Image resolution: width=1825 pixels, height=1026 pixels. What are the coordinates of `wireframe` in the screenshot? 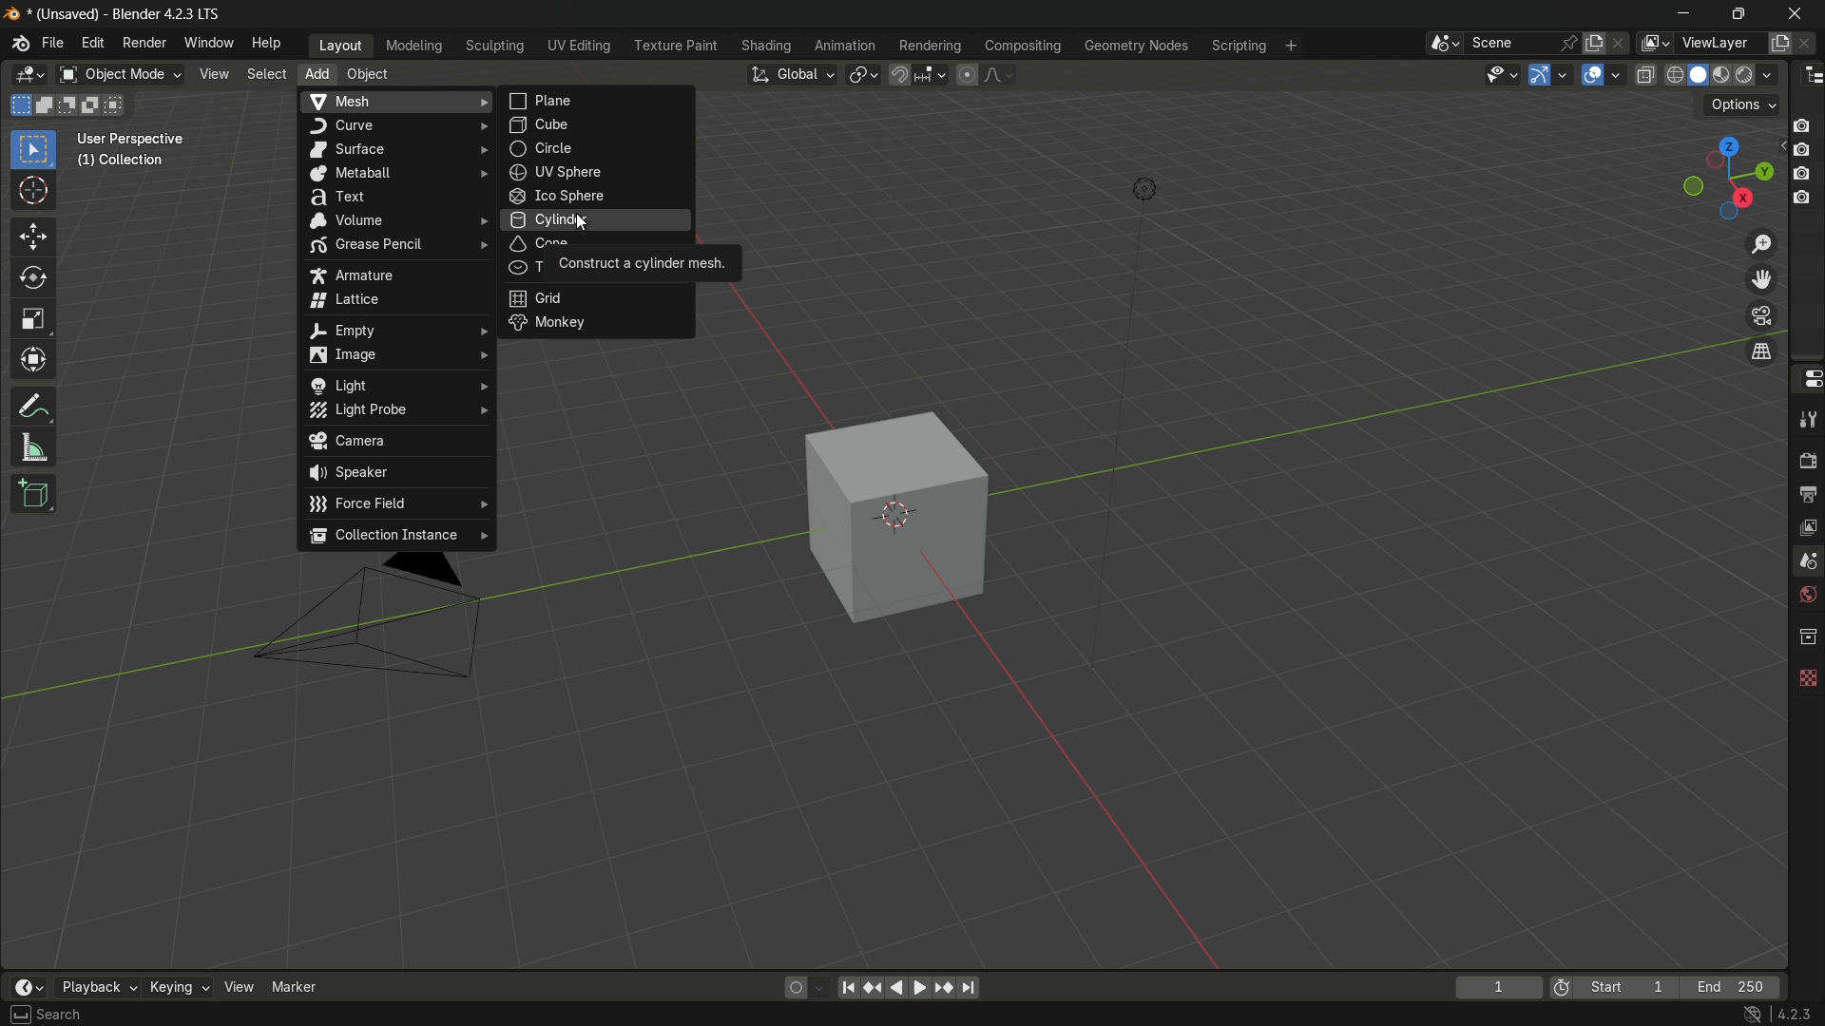 It's located at (1675, 75).